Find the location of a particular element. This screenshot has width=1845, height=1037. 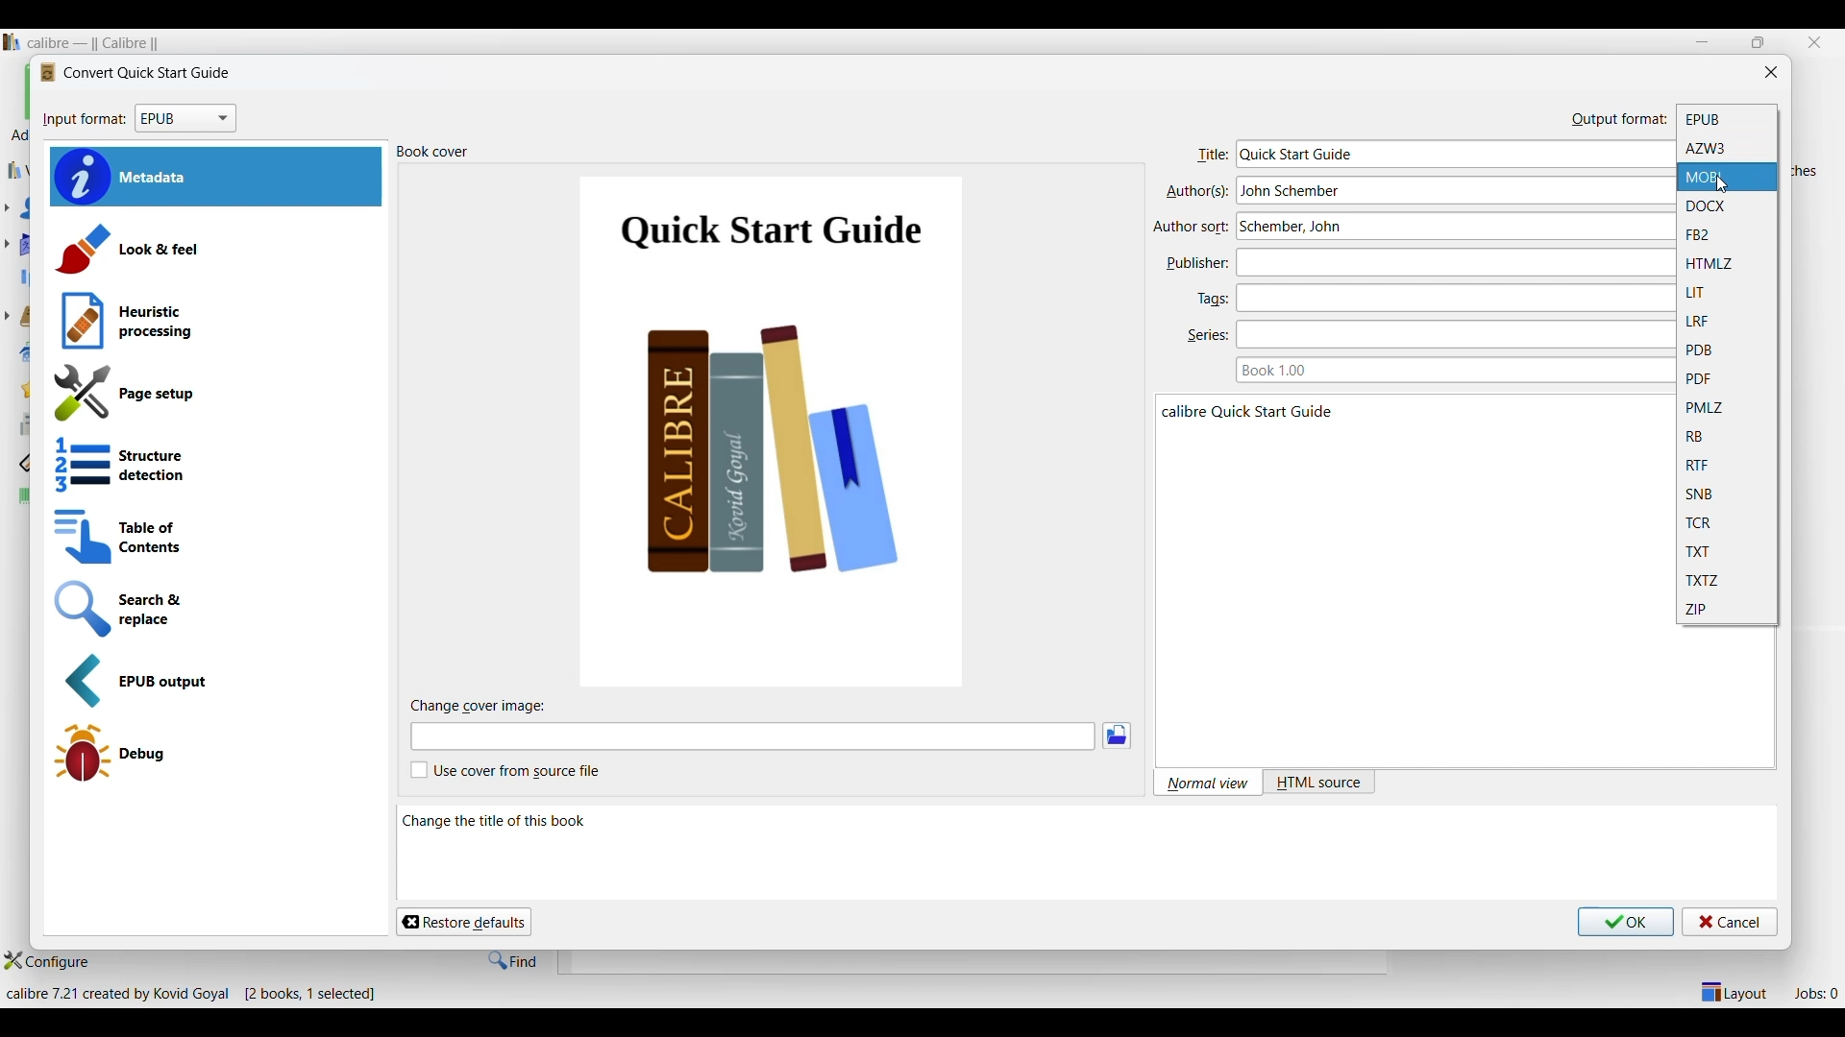

FB2 is located at coordinates (1726, 234).